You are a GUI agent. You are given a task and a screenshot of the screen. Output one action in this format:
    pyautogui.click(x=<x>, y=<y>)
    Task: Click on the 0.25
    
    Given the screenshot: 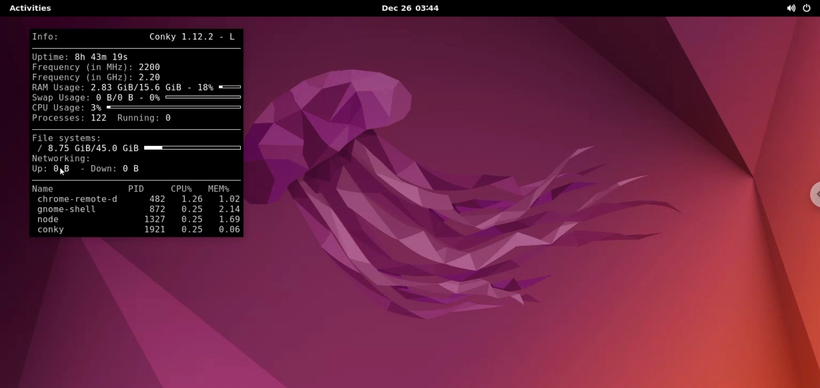 What is the action you would take?
    pyautogui.click(x=192, y=220)
    